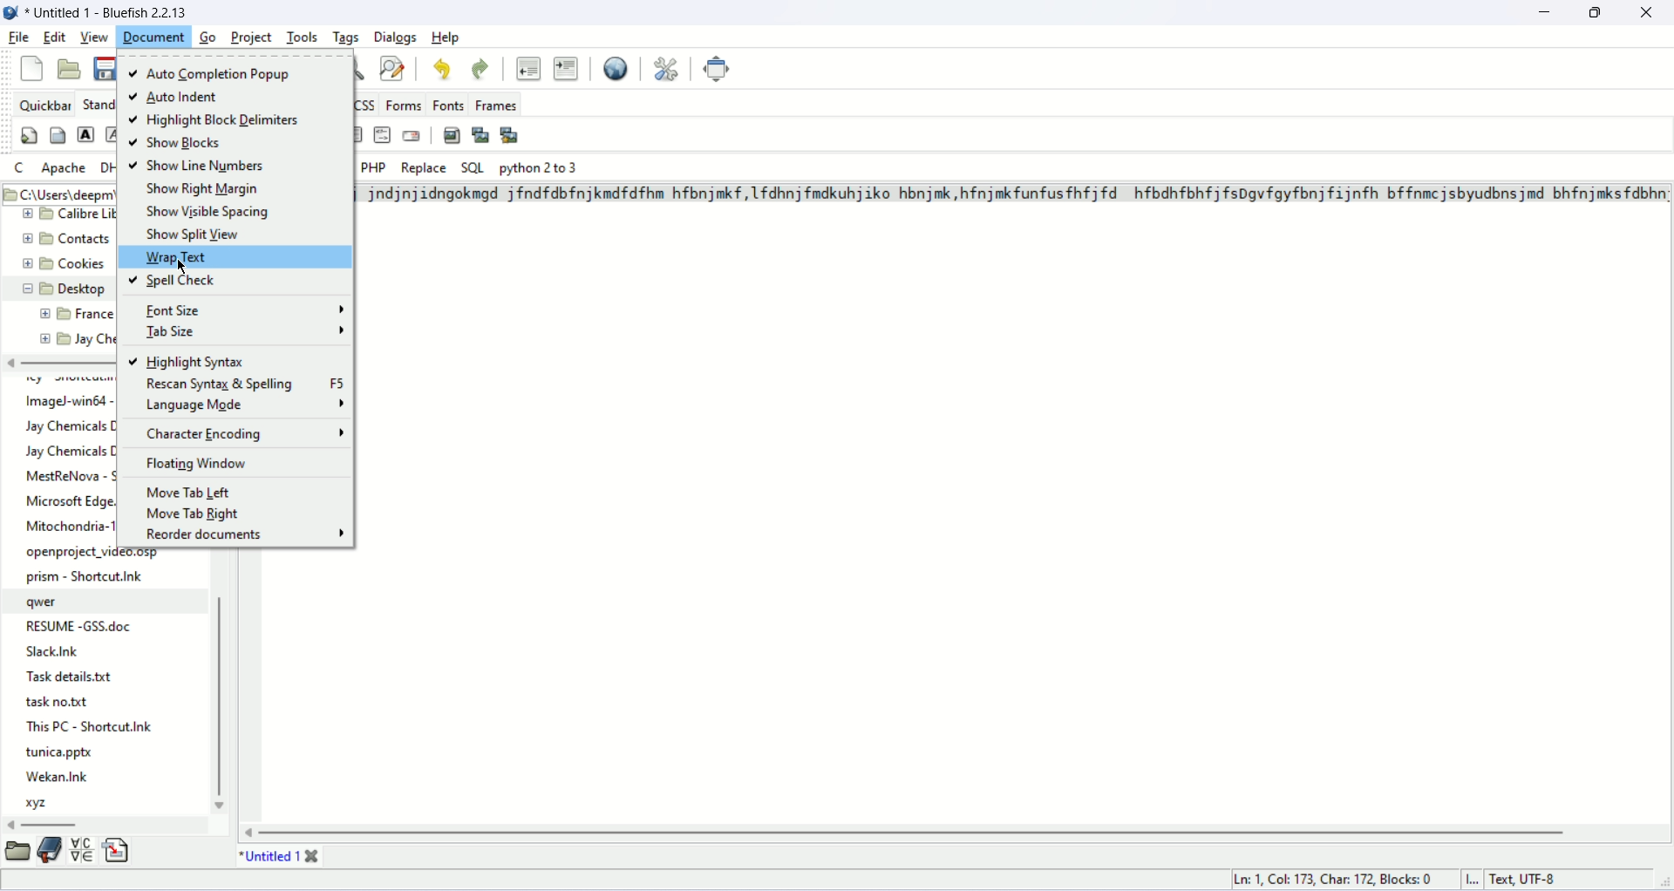 The image size is (1674, 891). Describe the element at coordinates (236, 255) in the screenshot. I see `wrap text` at that location.